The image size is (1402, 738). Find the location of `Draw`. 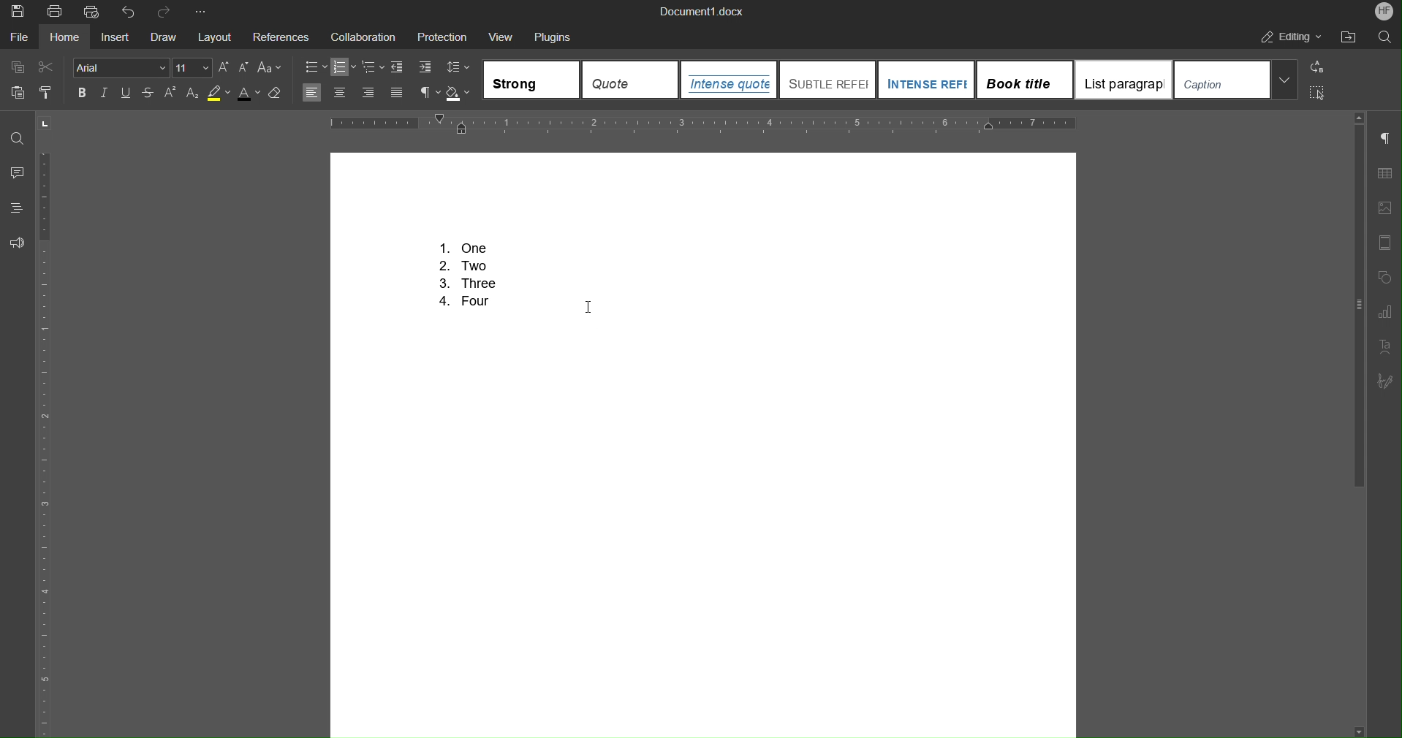

Draw is located at coordinates (164, 34).